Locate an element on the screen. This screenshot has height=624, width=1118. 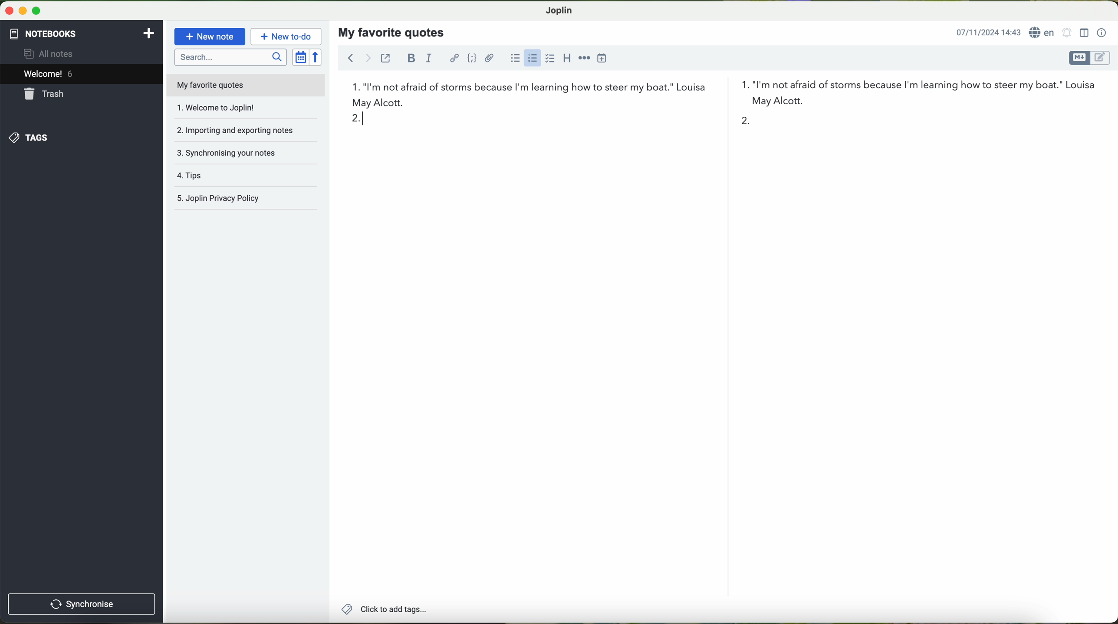
navigation arrows is located at coordinates (355, 58).